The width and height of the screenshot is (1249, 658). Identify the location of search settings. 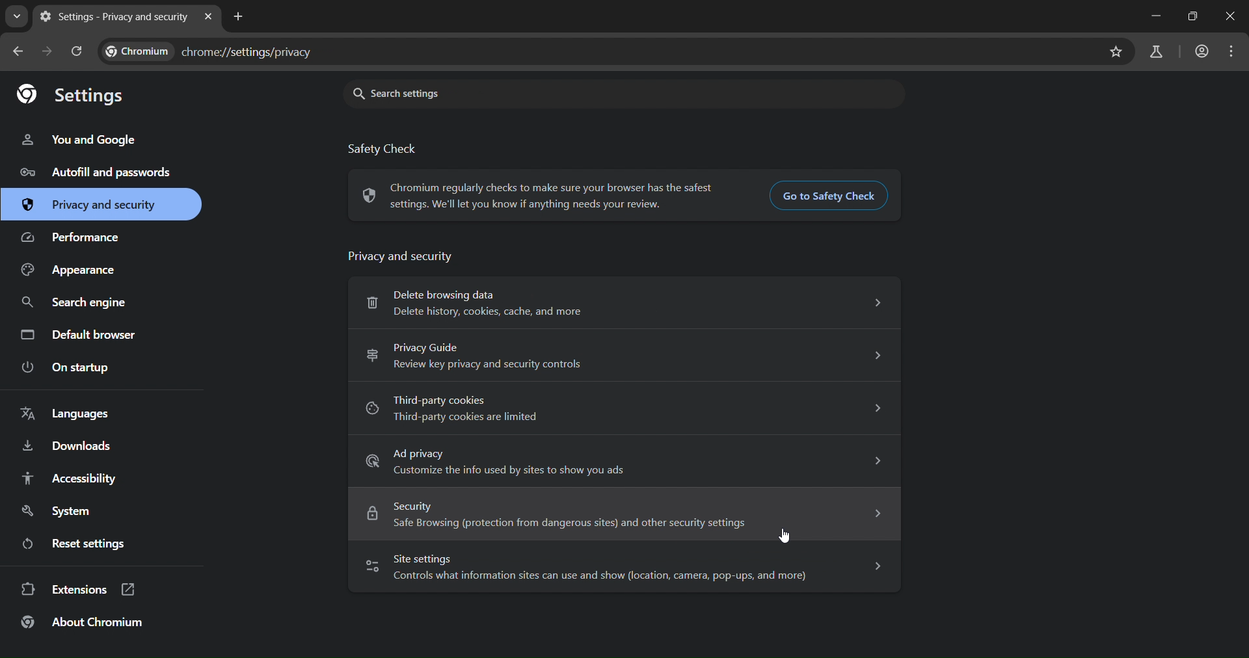
(625, 92).